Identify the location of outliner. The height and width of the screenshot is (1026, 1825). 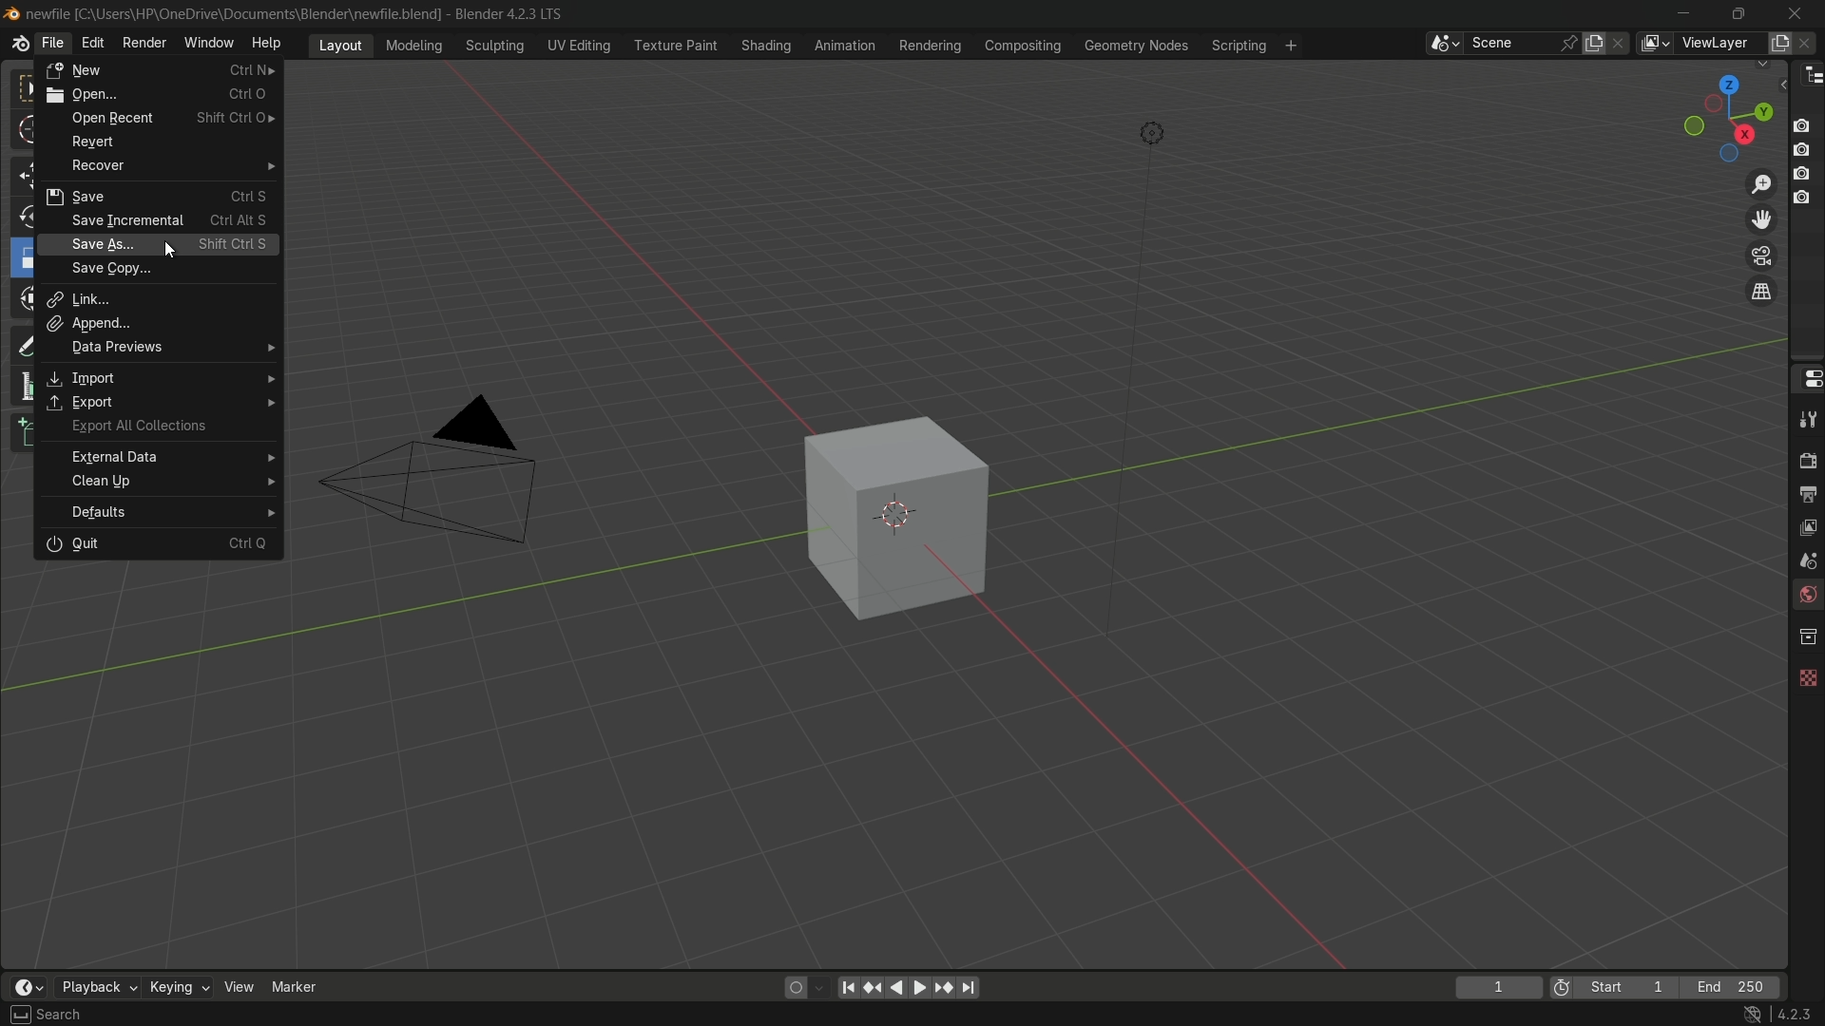
(1808, 74).